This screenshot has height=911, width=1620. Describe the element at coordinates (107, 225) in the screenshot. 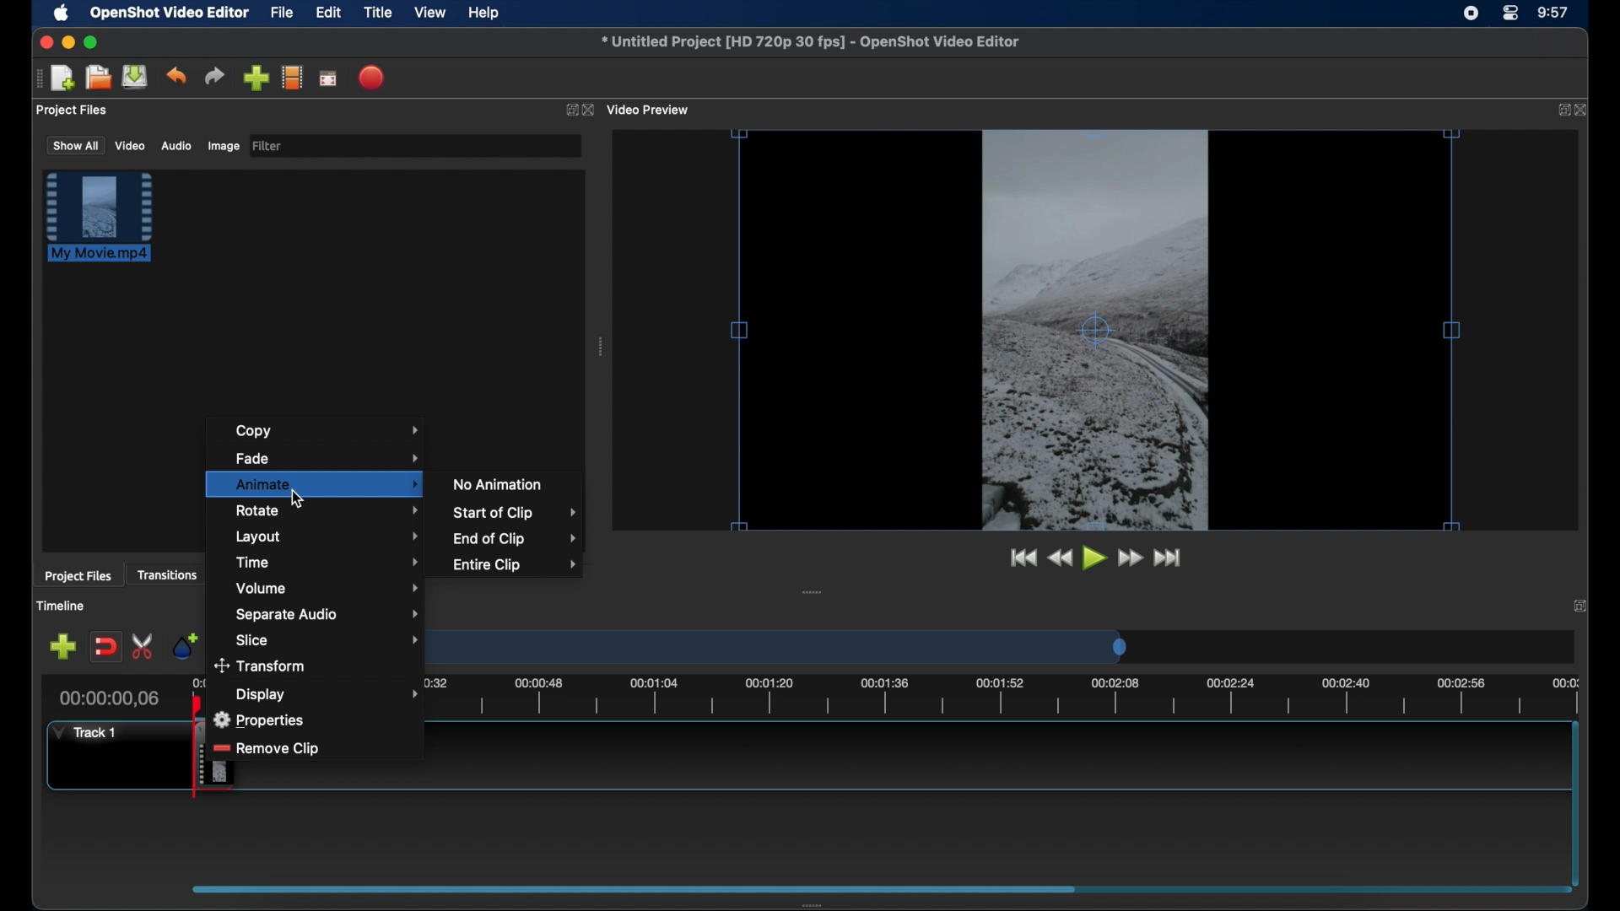

I see `clip highlighted` at that location.